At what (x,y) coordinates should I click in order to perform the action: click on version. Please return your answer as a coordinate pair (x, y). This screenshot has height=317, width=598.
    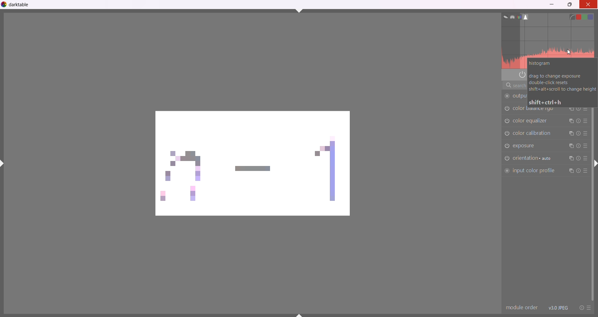
    Looking at the image, I should click on (558, 307).